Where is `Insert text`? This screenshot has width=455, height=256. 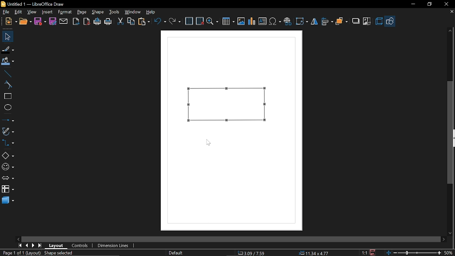
Insert text is located at coordinates (262, 20).